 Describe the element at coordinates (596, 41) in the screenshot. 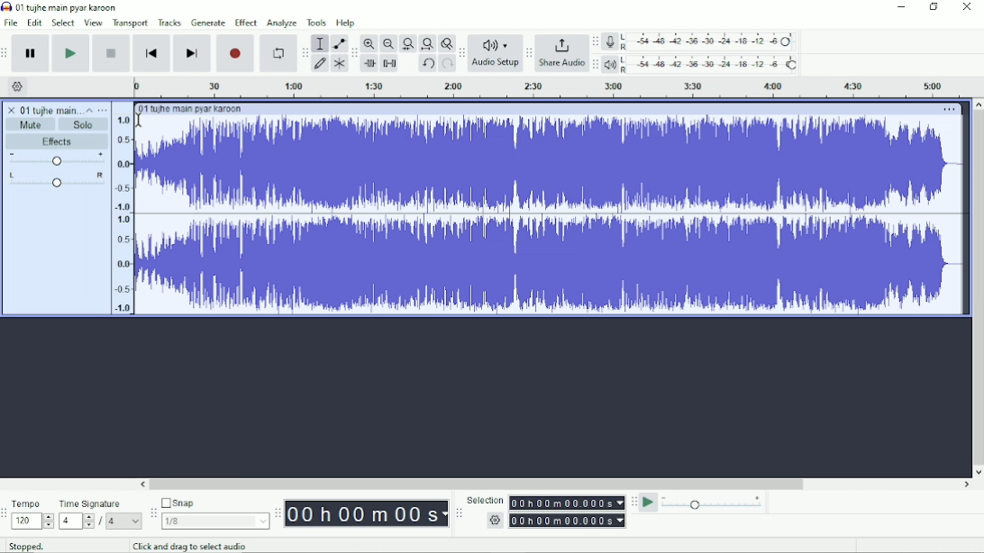

I see `Audacity recording meter toolbar` at that location.